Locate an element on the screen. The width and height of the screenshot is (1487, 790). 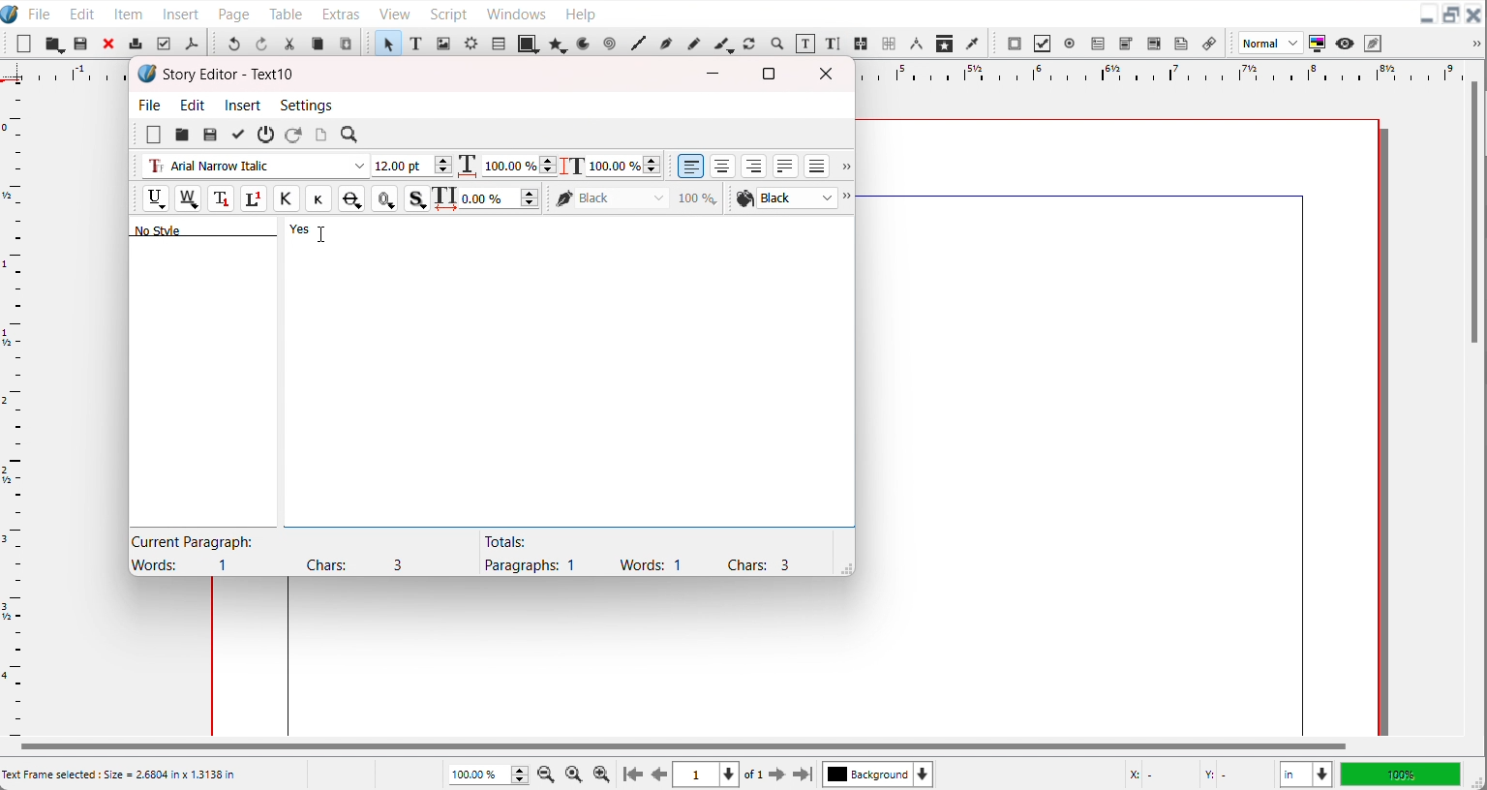
Minimize is located at coordinates (1427, 15).